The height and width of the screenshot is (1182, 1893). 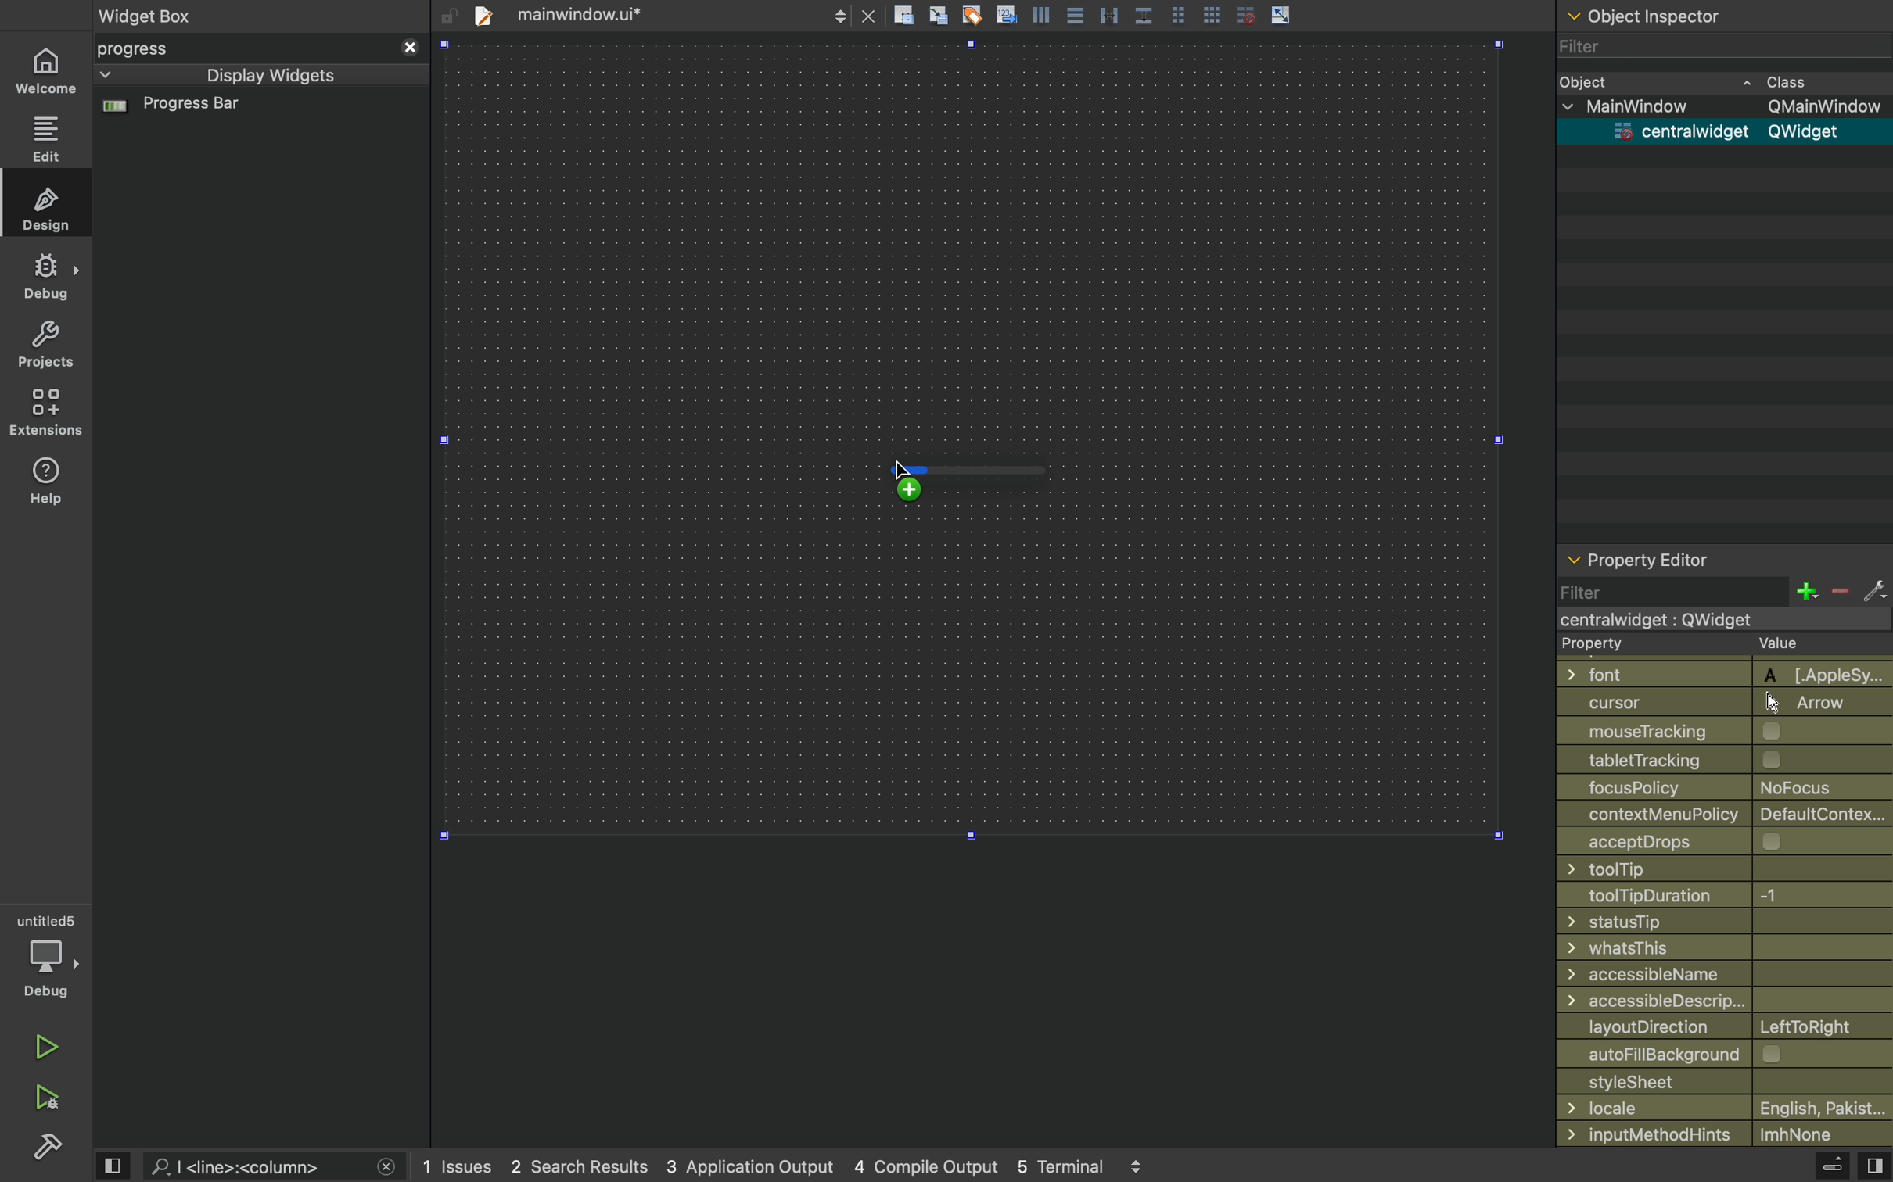 What do you see at coordinates (47, 1145) in the screenshot?
I see `Settings ` at bounding box center [47, 1145].